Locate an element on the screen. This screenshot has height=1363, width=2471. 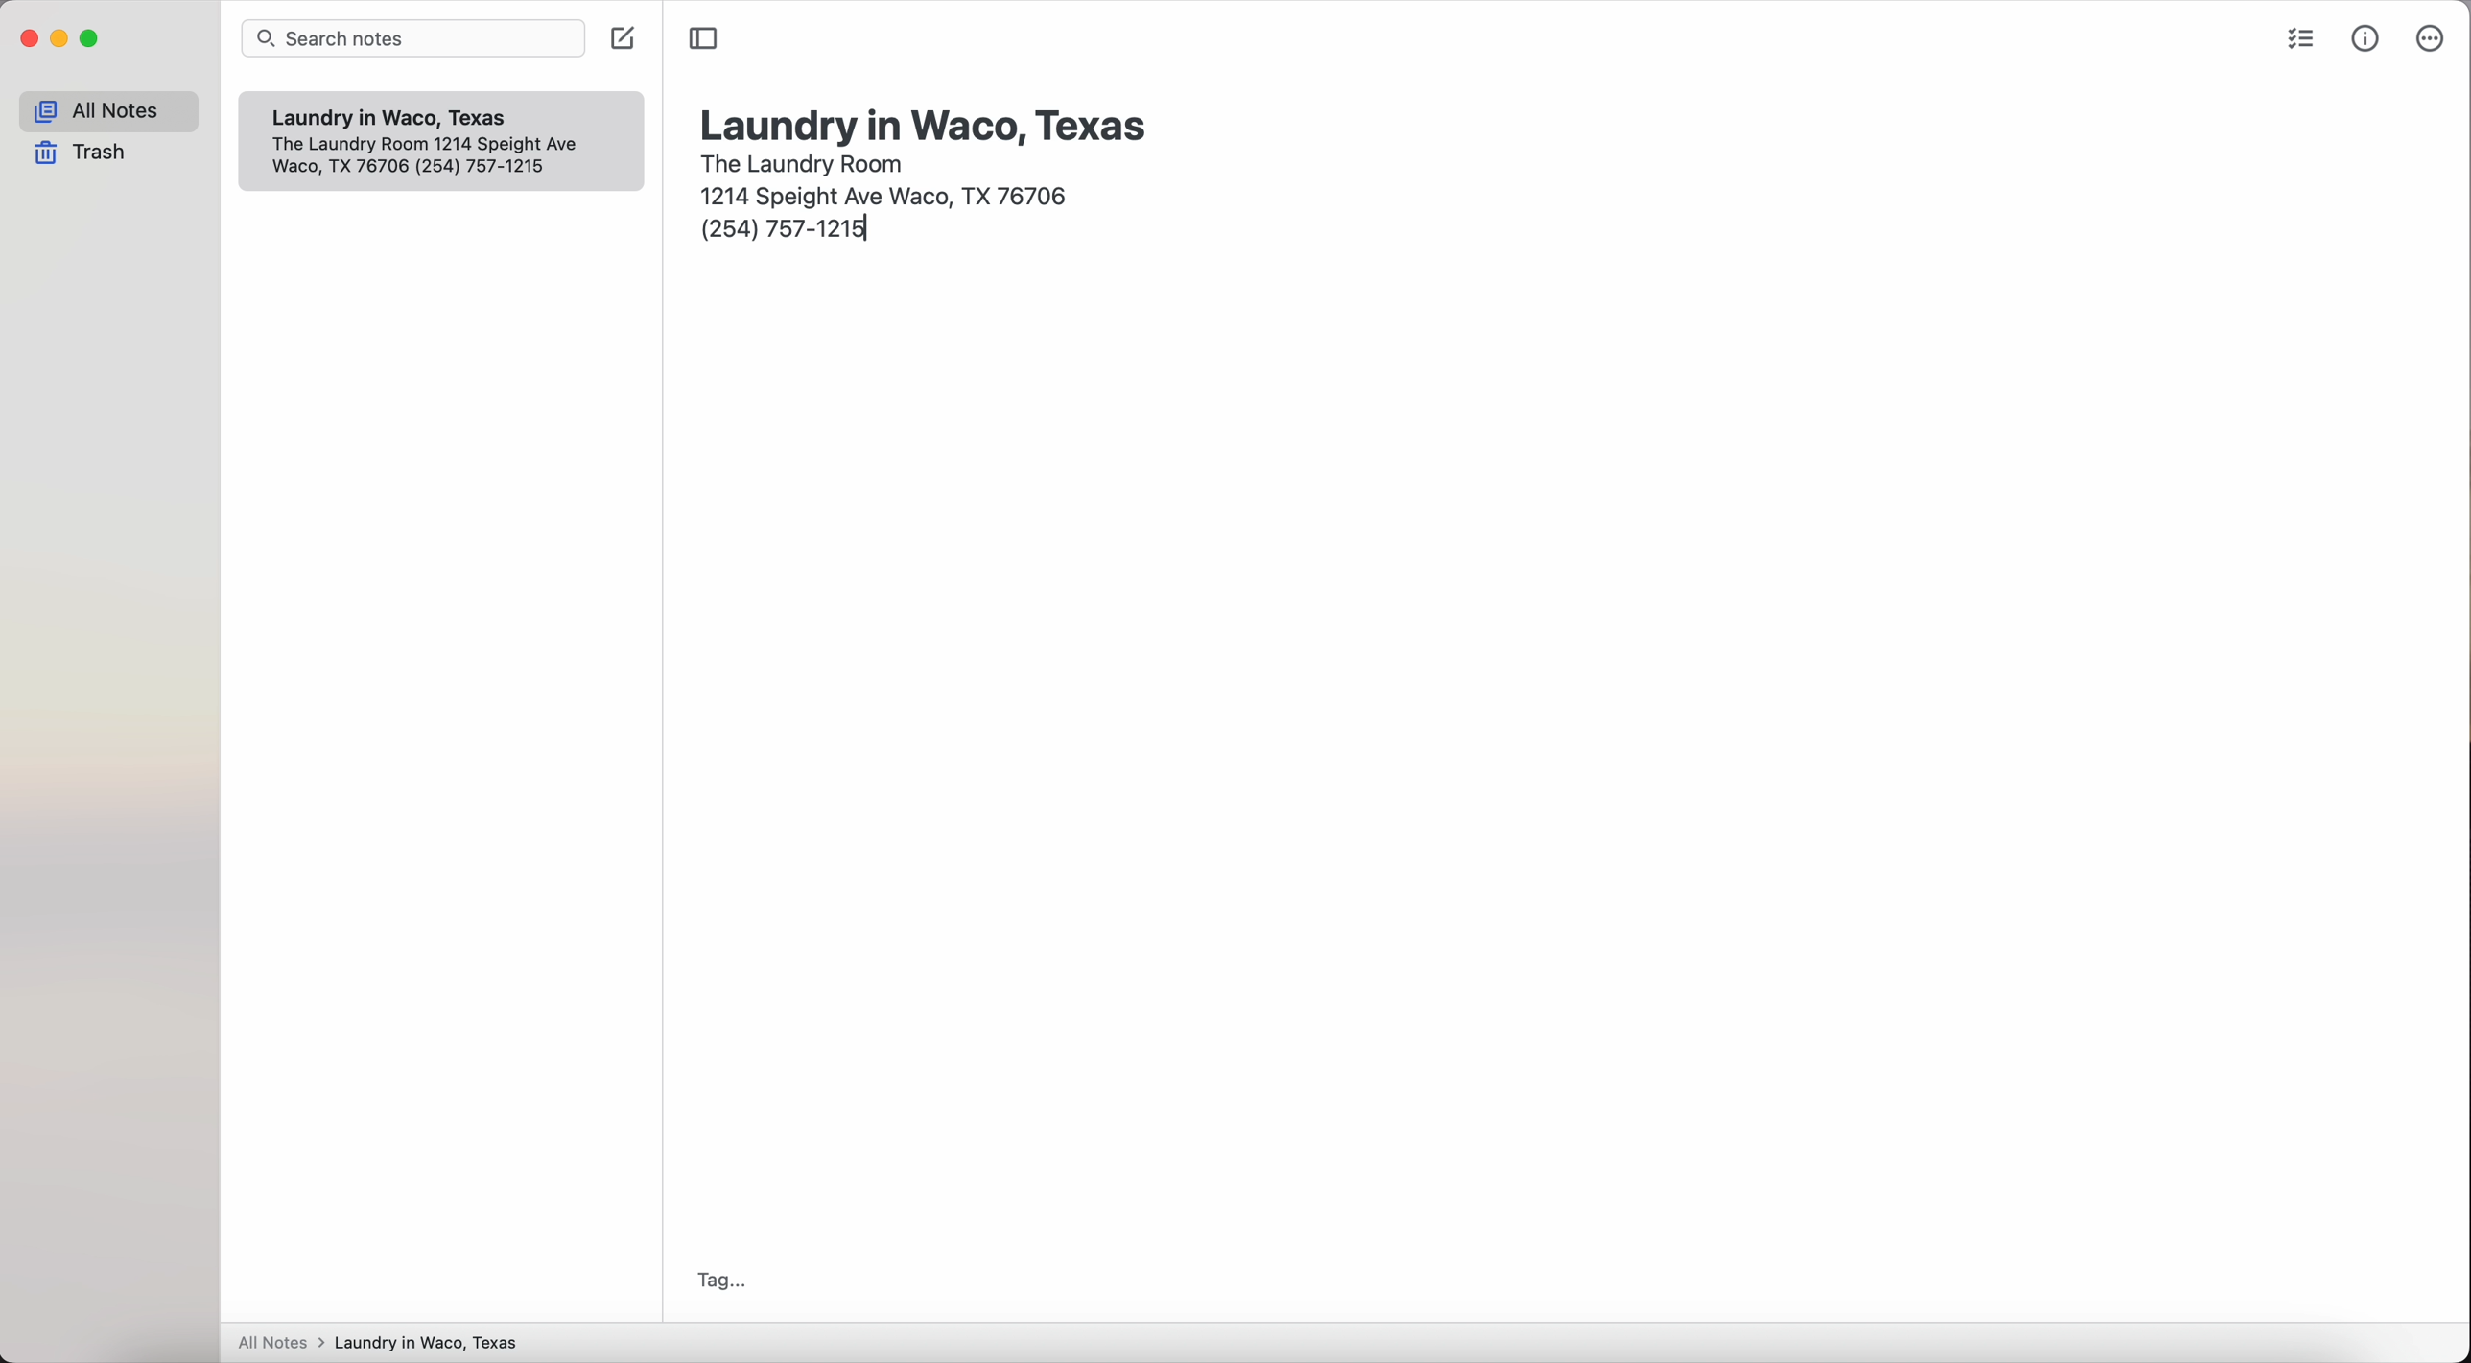
more options is located at coordinates (2428, 39).